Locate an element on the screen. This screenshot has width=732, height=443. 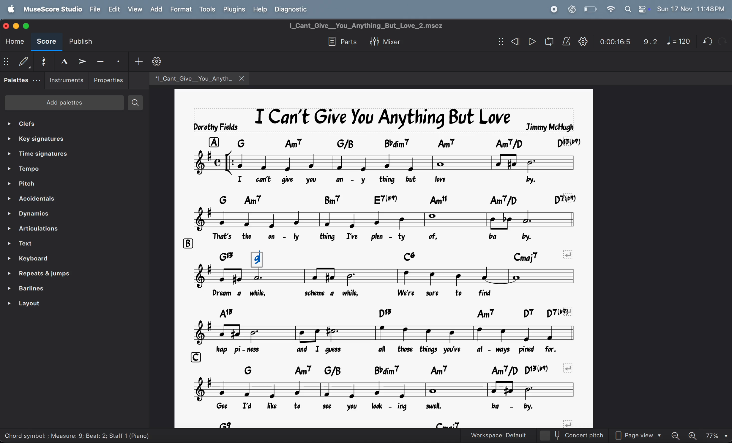
key note is located at coordinates (390, 142).